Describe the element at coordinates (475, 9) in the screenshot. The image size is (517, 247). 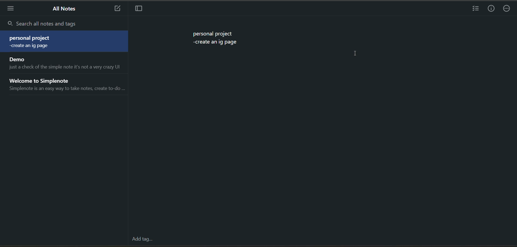
I see `insert checklist` at that location.